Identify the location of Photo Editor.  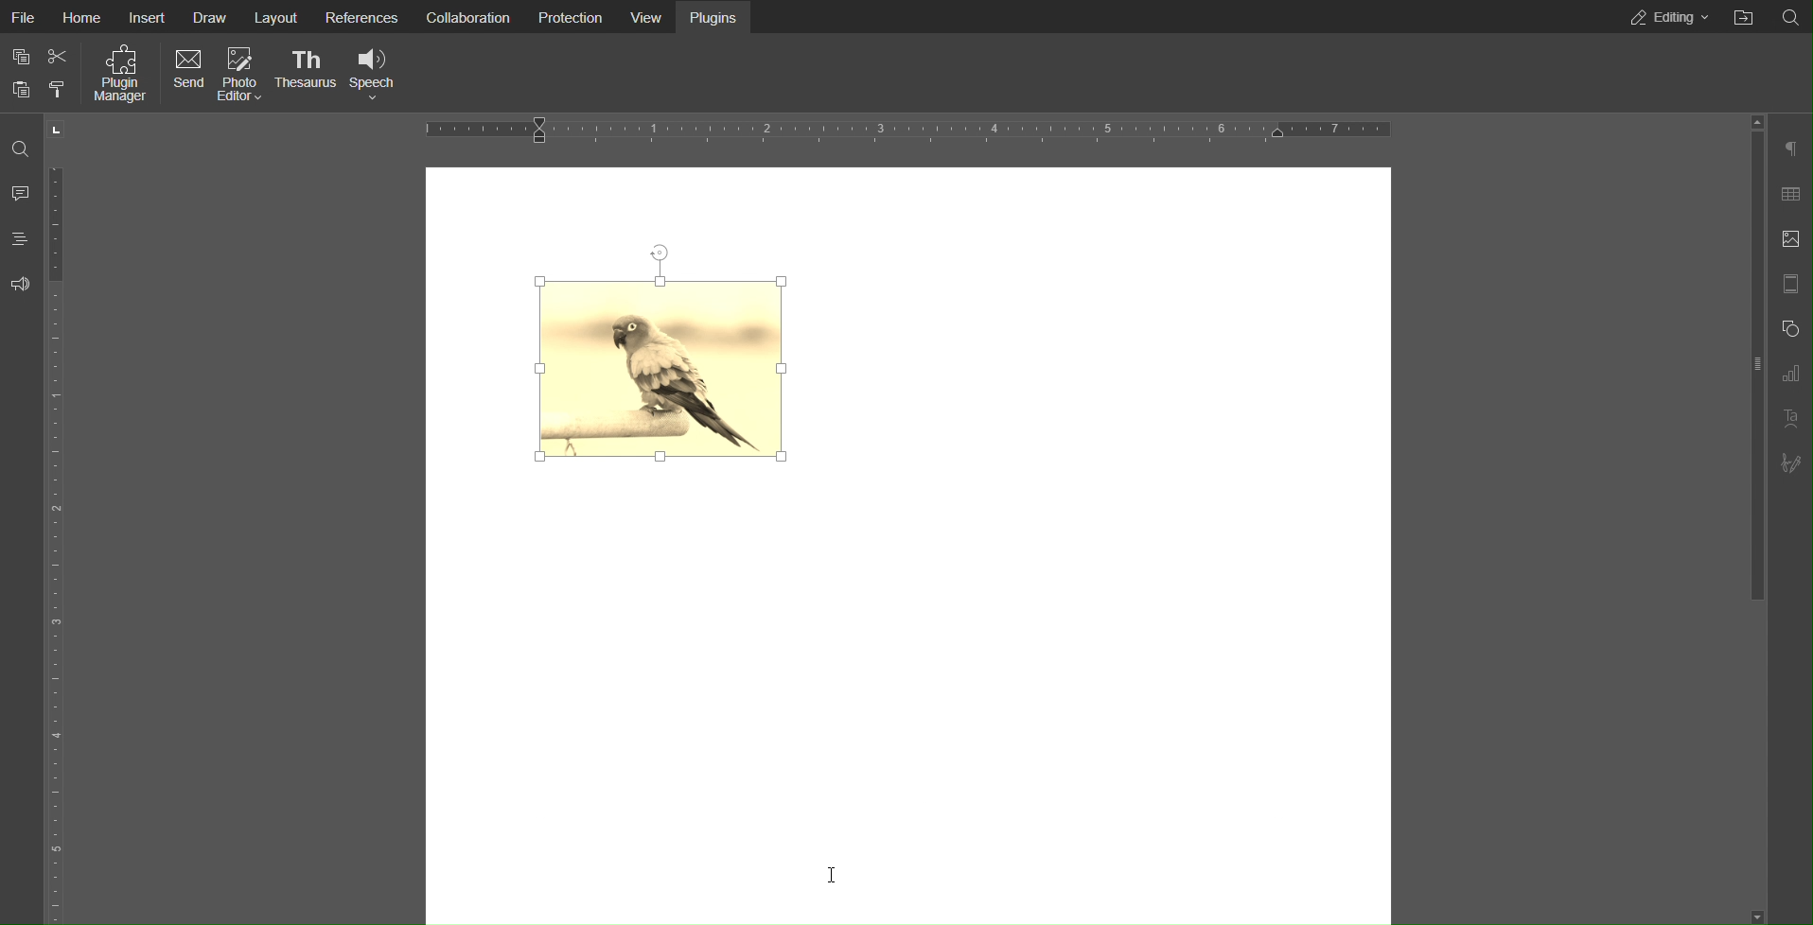
(235, 74).